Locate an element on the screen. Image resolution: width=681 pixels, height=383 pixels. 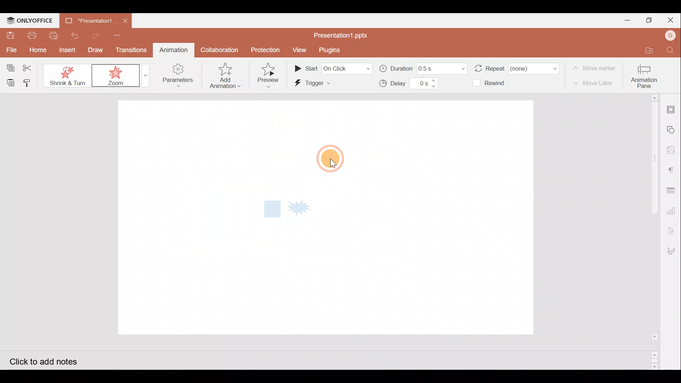
Insert is located at coordinates (66, 50).